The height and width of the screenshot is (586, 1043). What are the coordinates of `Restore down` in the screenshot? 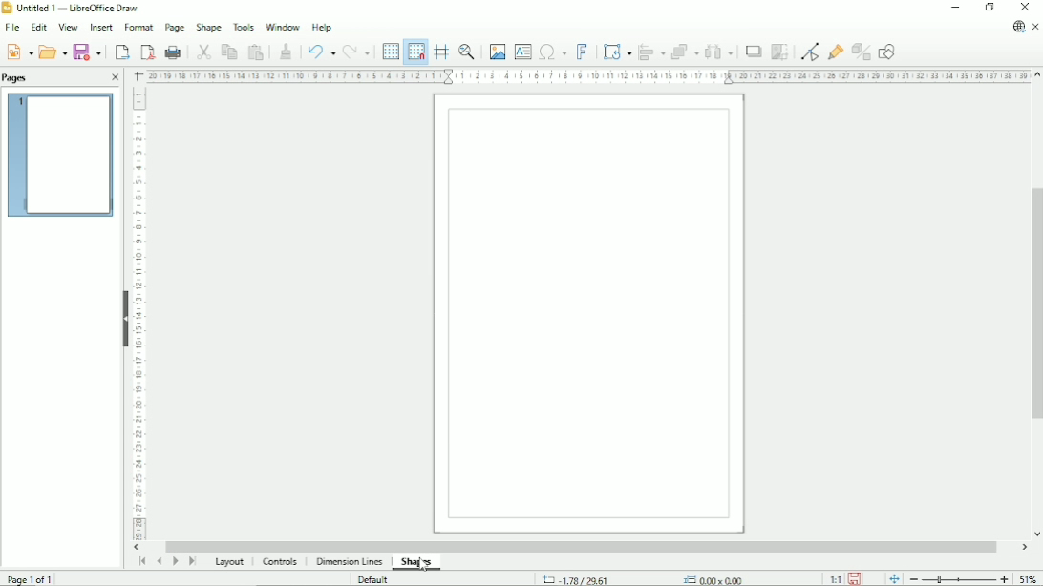 It's located at (989, 9).